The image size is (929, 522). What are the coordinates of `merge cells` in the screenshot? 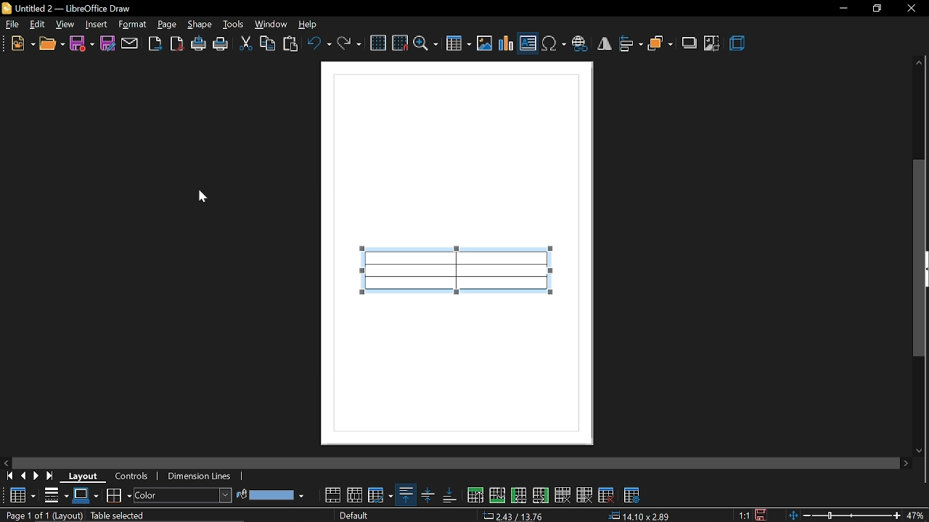 It's located at (333, 494).